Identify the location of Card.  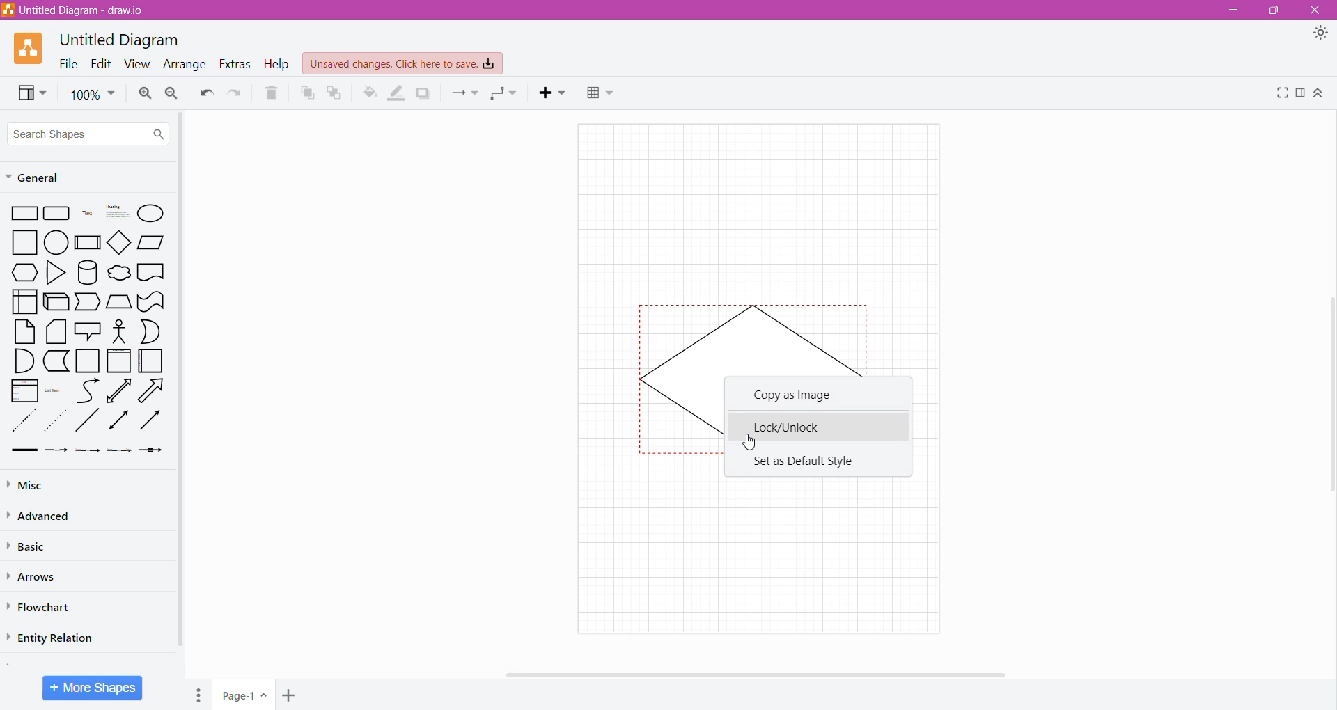
(54, 332).